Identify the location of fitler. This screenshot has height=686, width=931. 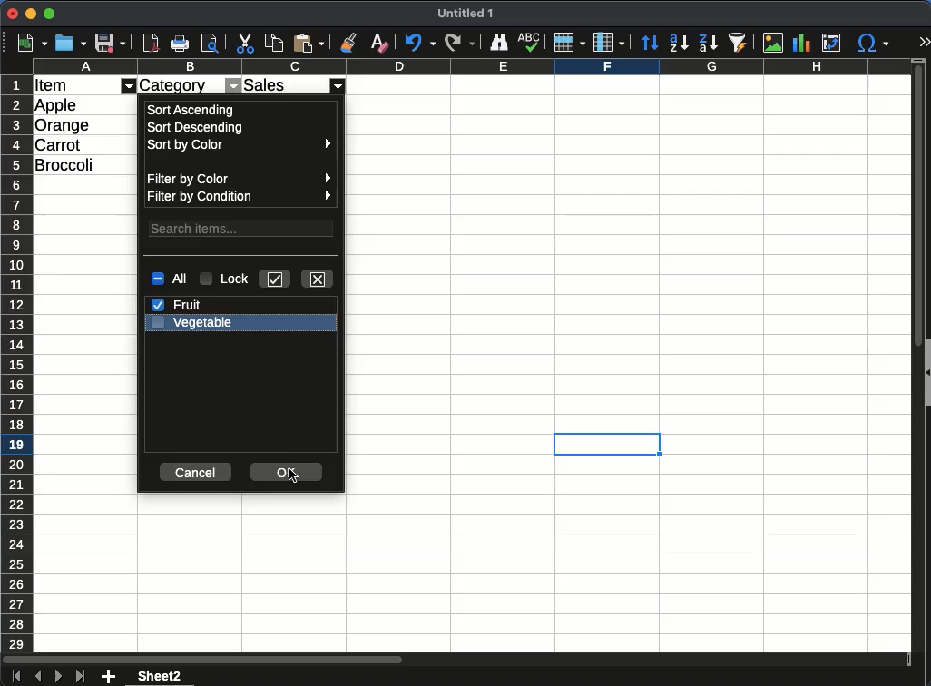
(232, 85).